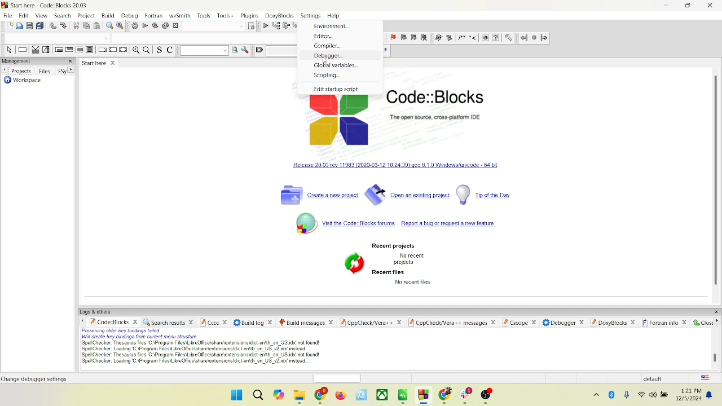 Image resolution: width=722 pixels, height=406 pixels. Describe the element at coordinates (43, 15) in the screenshot. I see `view` at that location.